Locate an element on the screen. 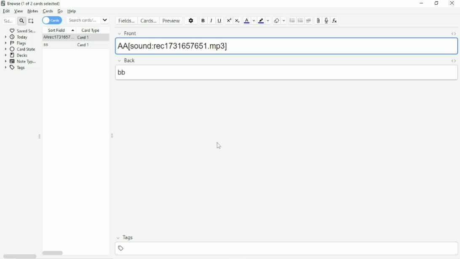  Cursor is located at coordinates (327, 28).